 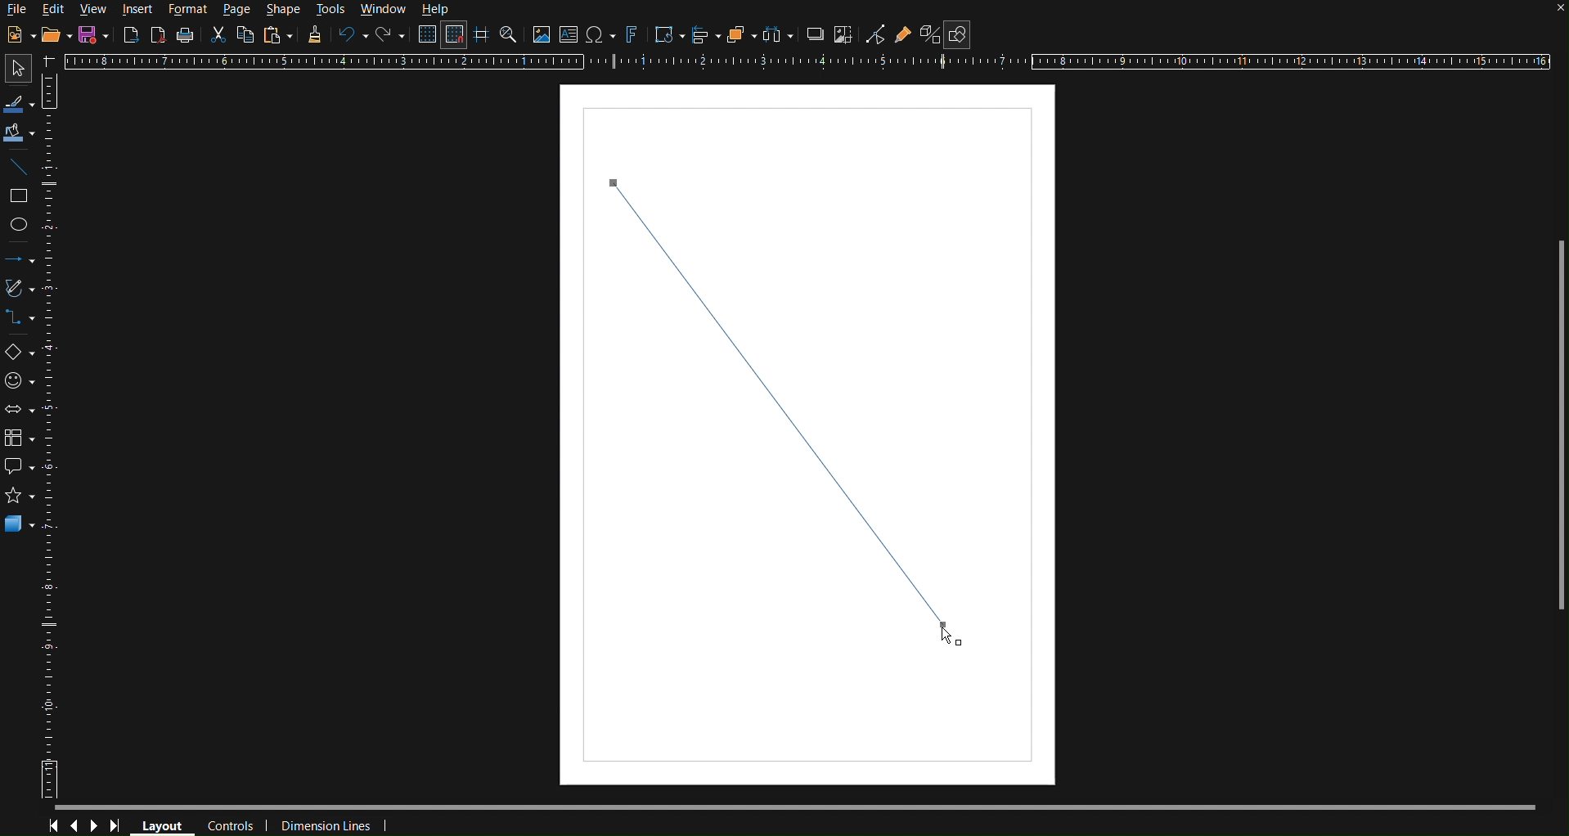 I want to click on Dimension Lines, so click(x=327, y=825).